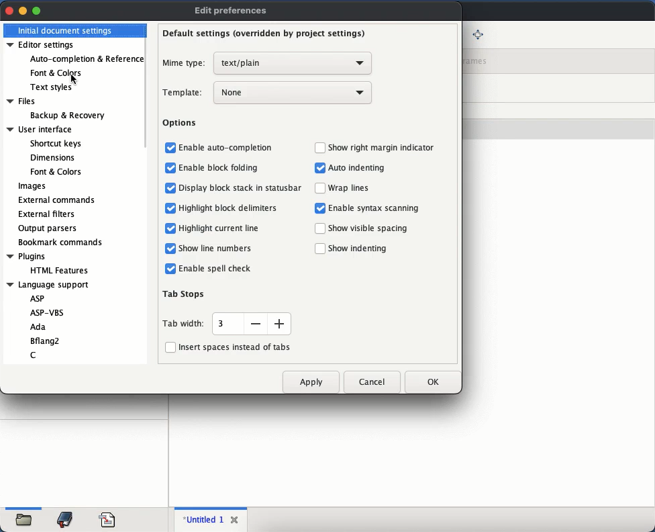  I want to click on checkbox, so click(319, 229).